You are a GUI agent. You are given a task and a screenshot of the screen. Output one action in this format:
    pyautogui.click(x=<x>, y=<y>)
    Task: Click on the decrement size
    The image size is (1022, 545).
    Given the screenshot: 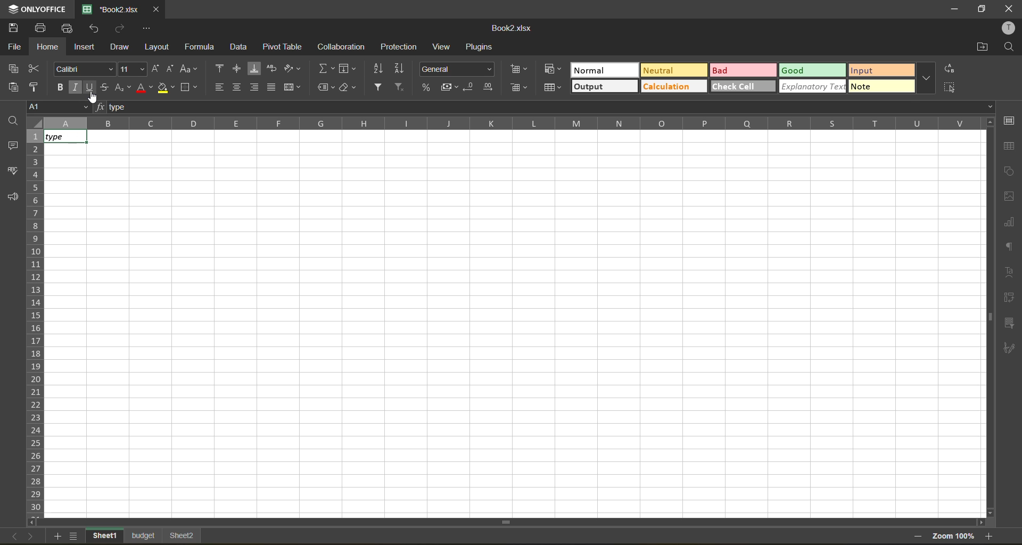 What is the action you would take?
    pyautogui.click(x=172, y=70)
    